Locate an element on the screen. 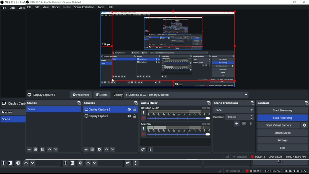 This screenshot has height=174, width=309. Scene is located at coordinates (12, 119).